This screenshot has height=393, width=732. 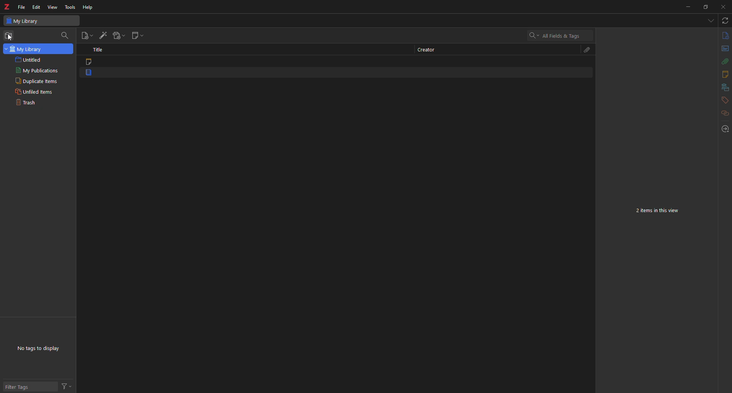 What do you see at coordinates (87, 35) in the screenshot?
I see `new item` at bounding box center [87, 35].